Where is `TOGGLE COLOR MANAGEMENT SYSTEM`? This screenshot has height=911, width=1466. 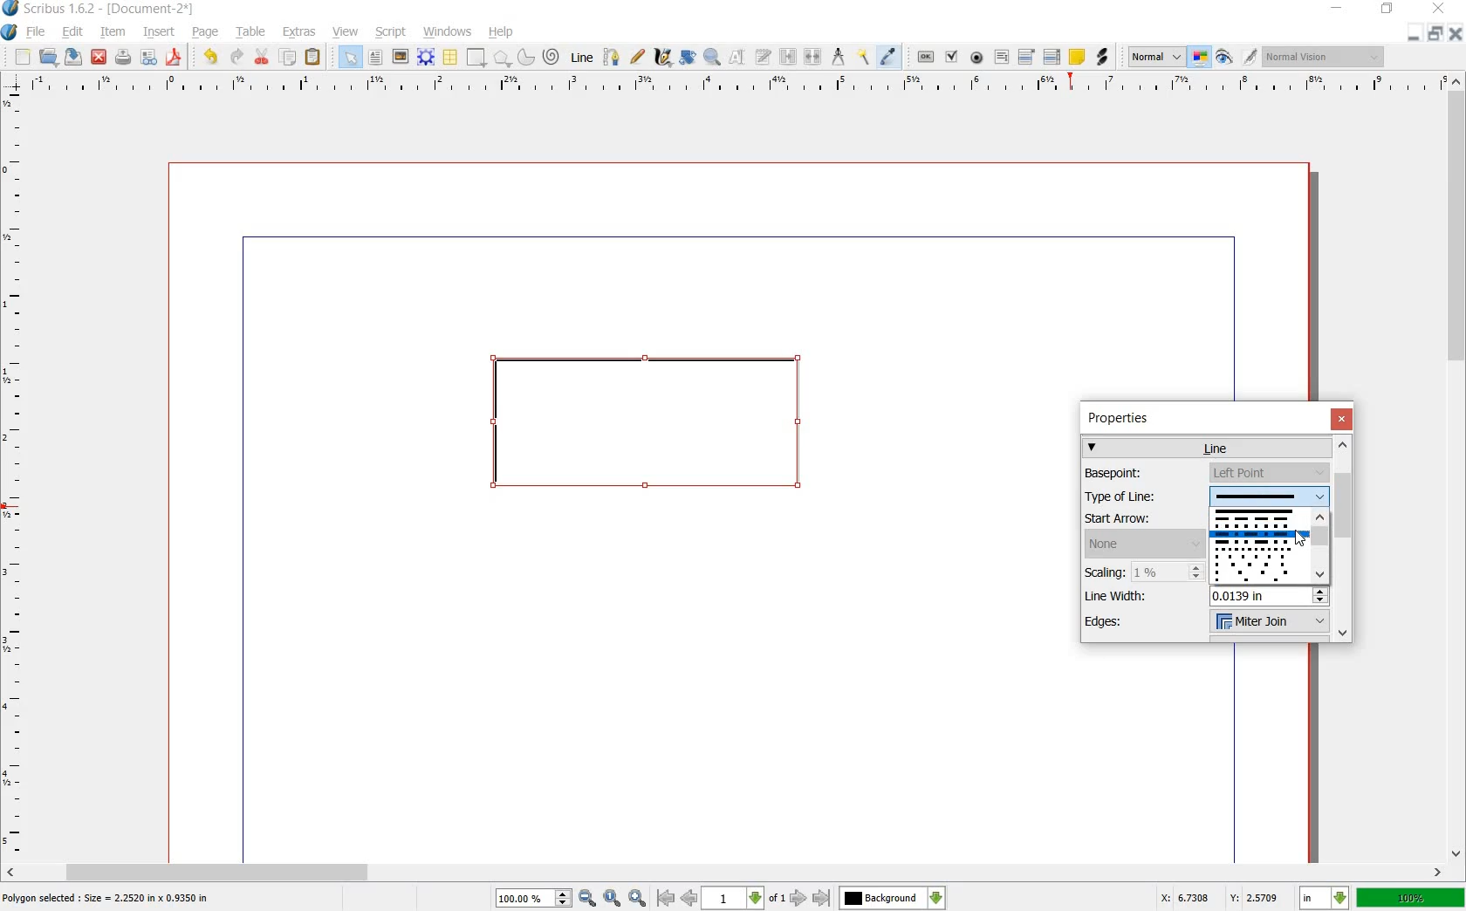 TOGGLE COLOR MANAGEMENT SYSTEM is located at coordinates (1202, 58).